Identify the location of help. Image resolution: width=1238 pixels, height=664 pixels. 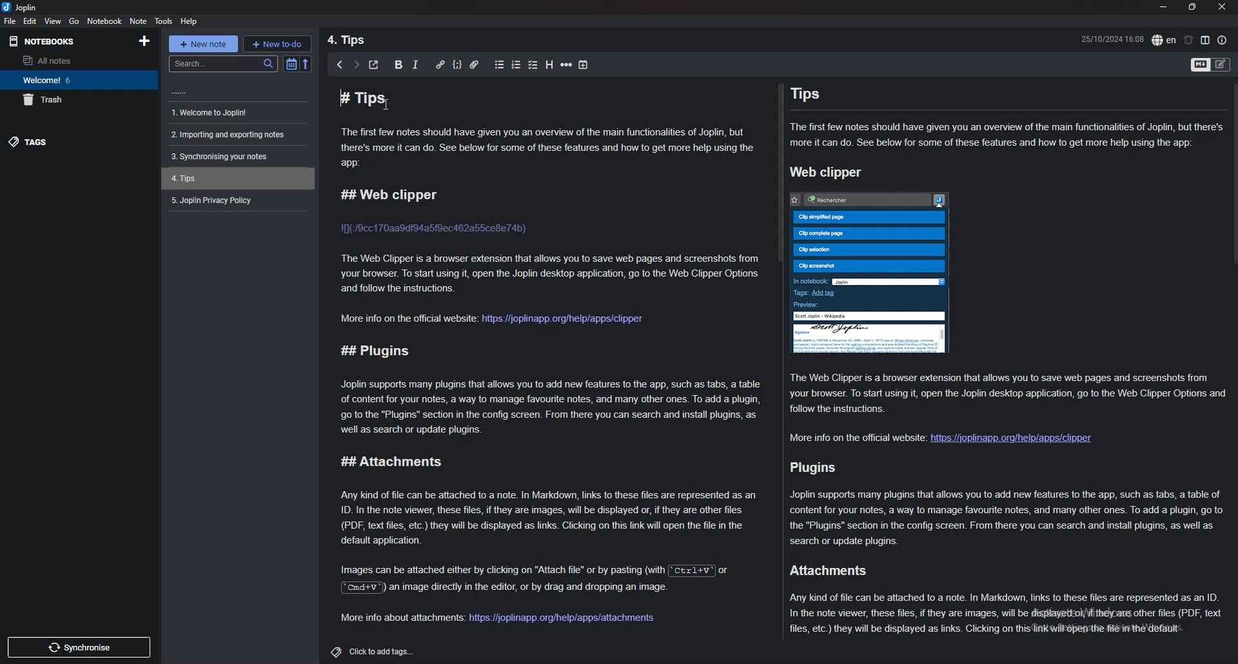
(191, 21).